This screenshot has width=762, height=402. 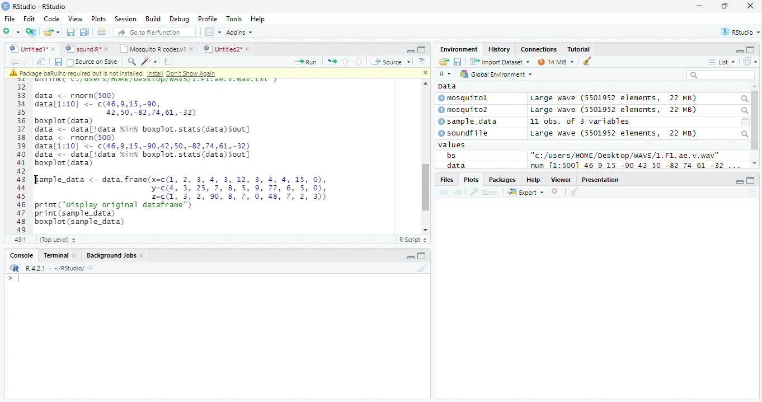 I want to click on Print, so click(x=102, y=32).